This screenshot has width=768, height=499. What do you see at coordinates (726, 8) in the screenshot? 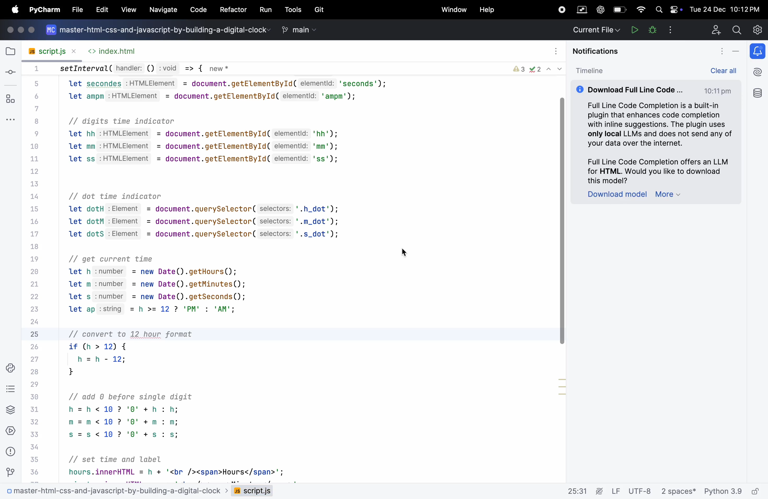
I see `date and time` at bounding box center [726, 8].